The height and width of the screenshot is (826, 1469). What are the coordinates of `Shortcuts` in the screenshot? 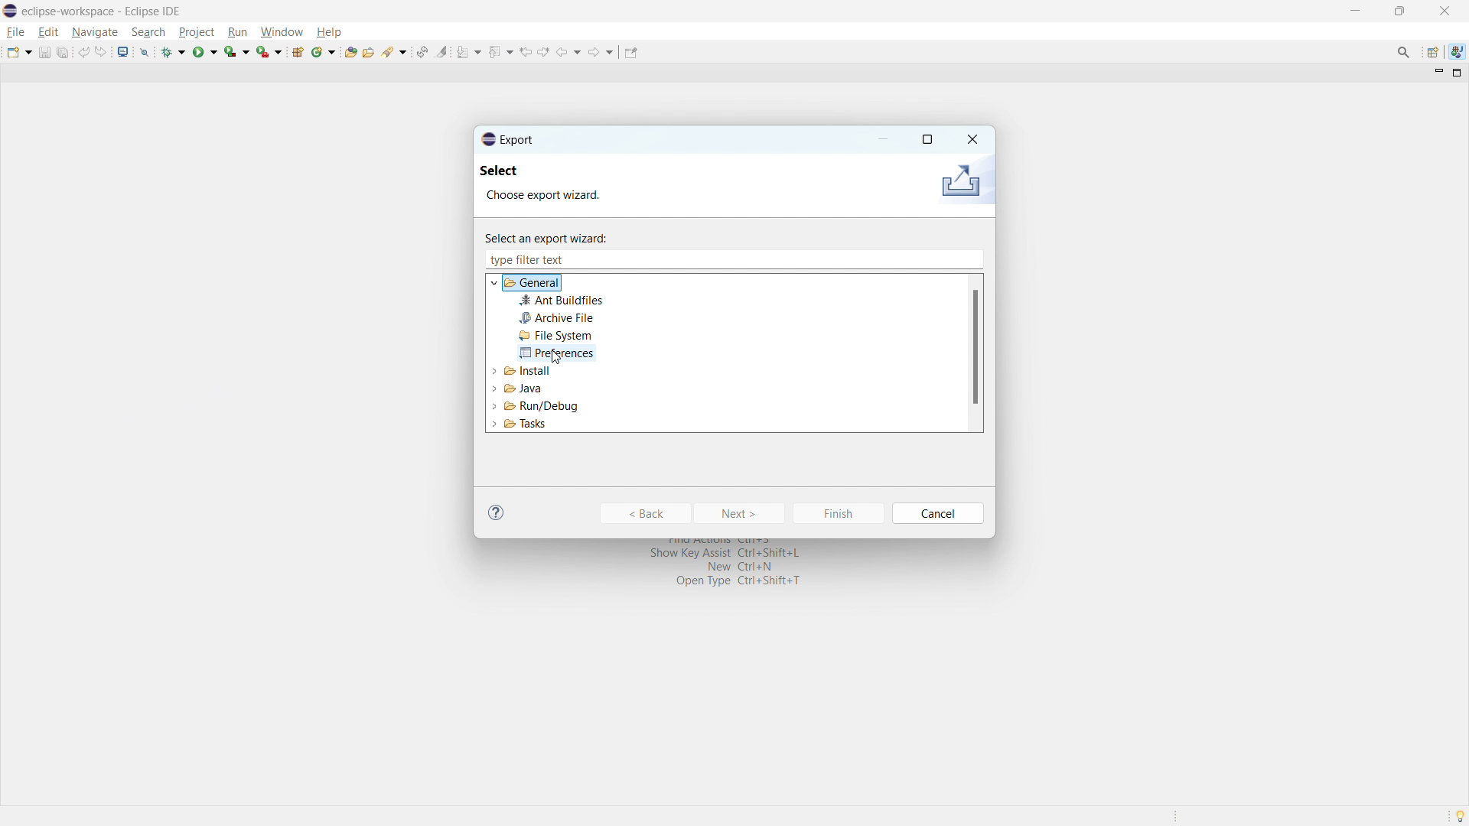 It's located at (734, 569).